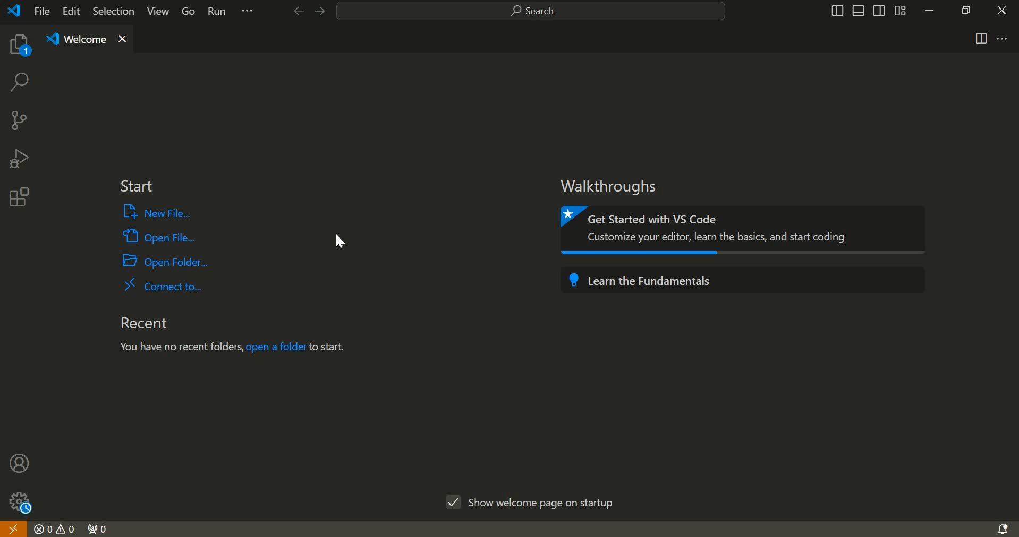  I want to click on vscode system, so click(17, 11).